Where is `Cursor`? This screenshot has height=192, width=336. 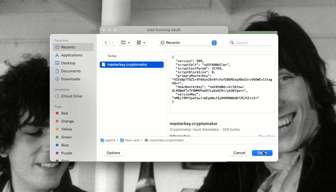
Cursor is located at coordinates (264, 154).